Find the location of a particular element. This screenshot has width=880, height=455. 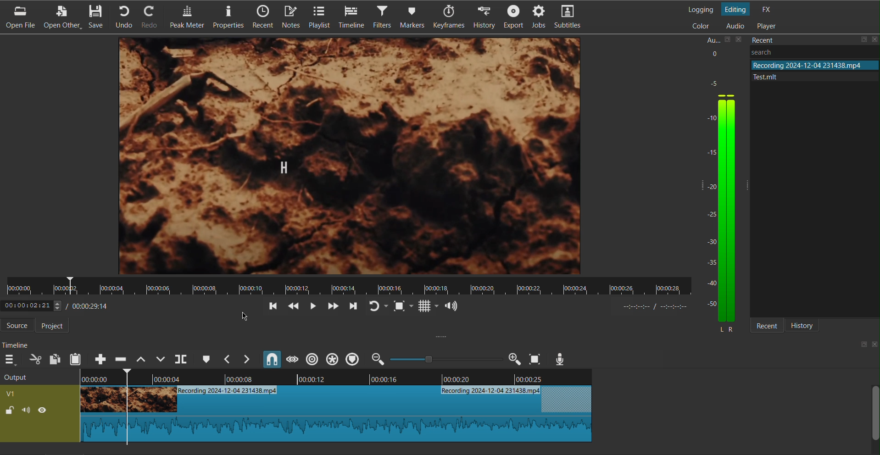

Save is located at coordinates (98, 17).